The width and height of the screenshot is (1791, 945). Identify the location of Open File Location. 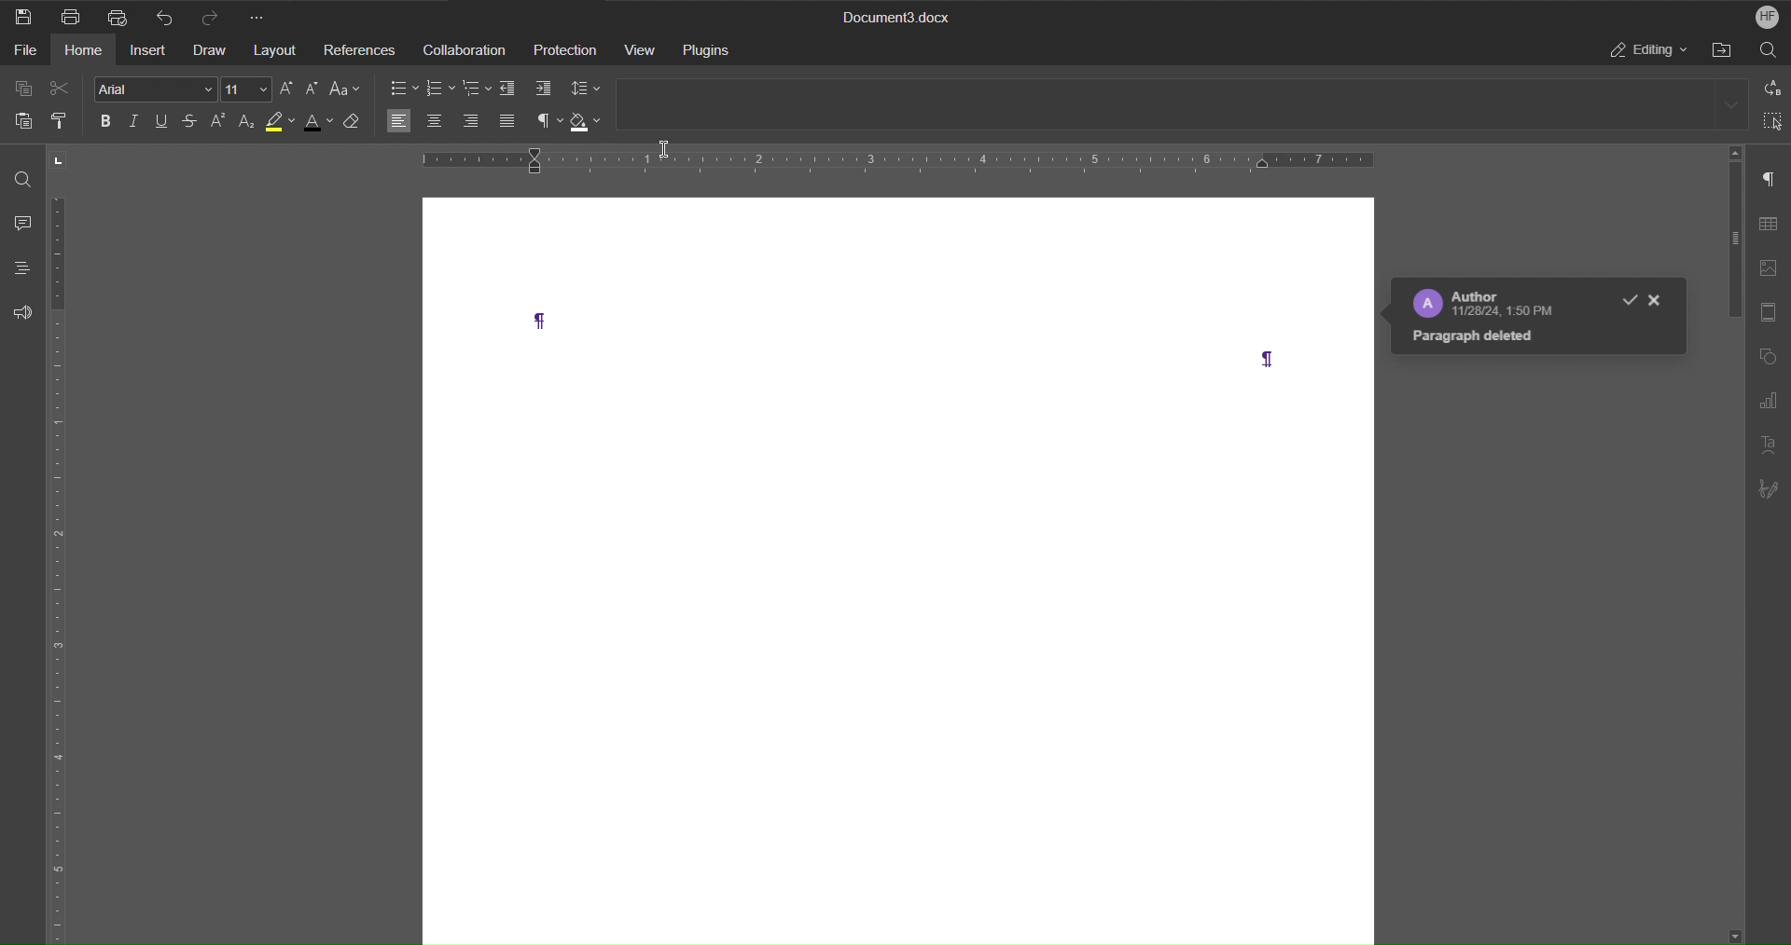
(1721, 50).